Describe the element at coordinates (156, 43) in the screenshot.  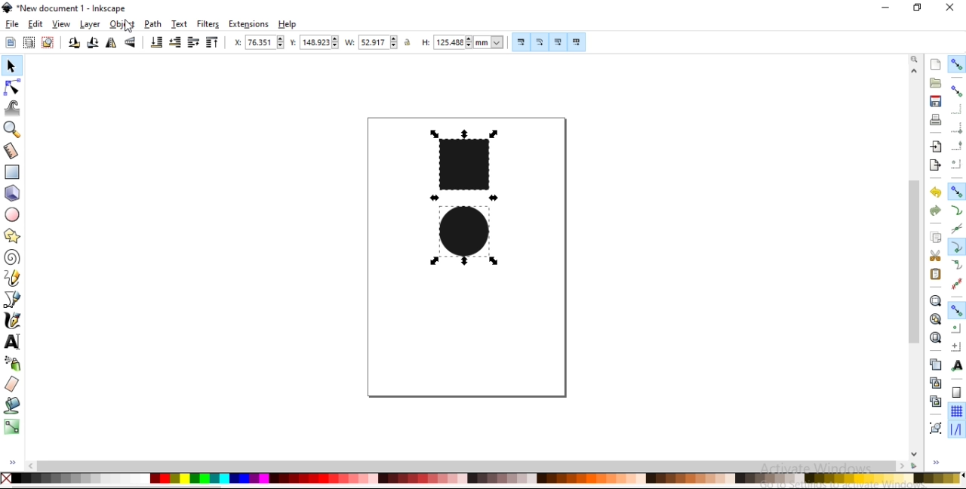
I see `lower selection to bottom` at that location.